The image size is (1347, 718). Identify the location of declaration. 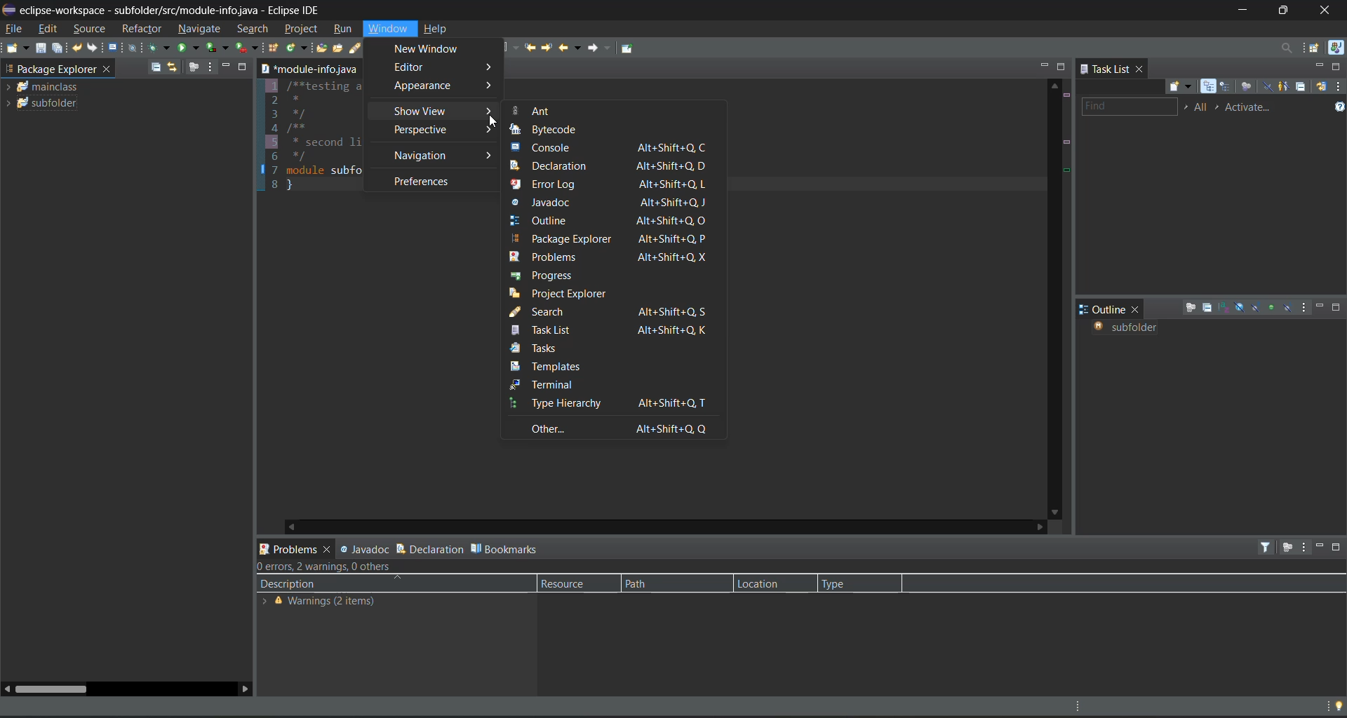
(612, 166).